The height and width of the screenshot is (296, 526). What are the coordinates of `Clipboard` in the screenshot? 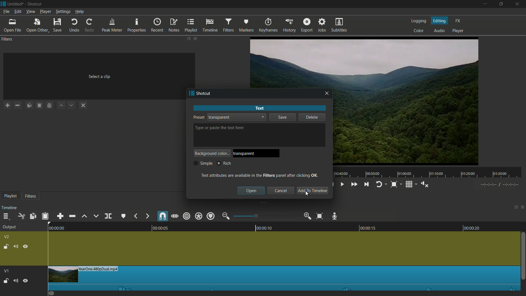 It's located at (40, 106).